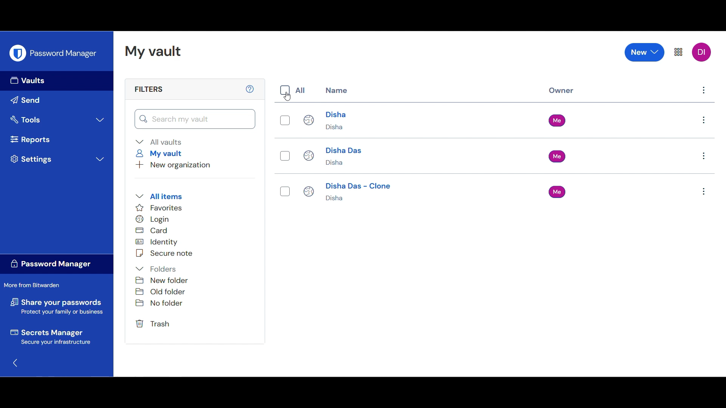 Image resolution: width=726 pixels, height=408 pixels. What do you see at coordinates (153, 52) in the screenshot?
I see `My vault` at bounding box center [153, 52].